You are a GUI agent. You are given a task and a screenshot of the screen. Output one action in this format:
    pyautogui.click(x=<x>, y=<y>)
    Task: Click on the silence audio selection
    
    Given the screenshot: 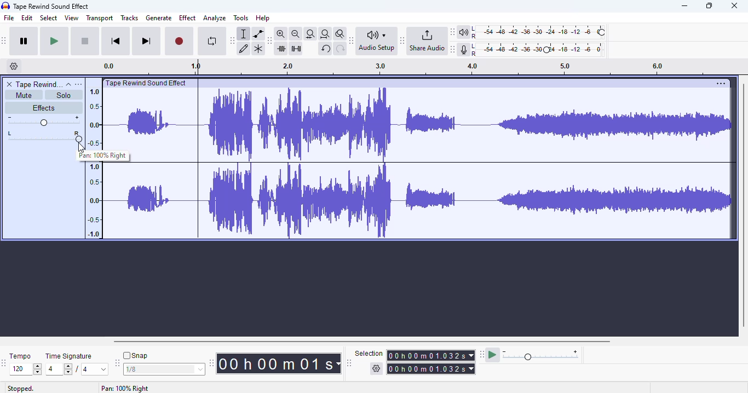 What is the action you would take?
    pyautogui.click(x=296, y=49)
    